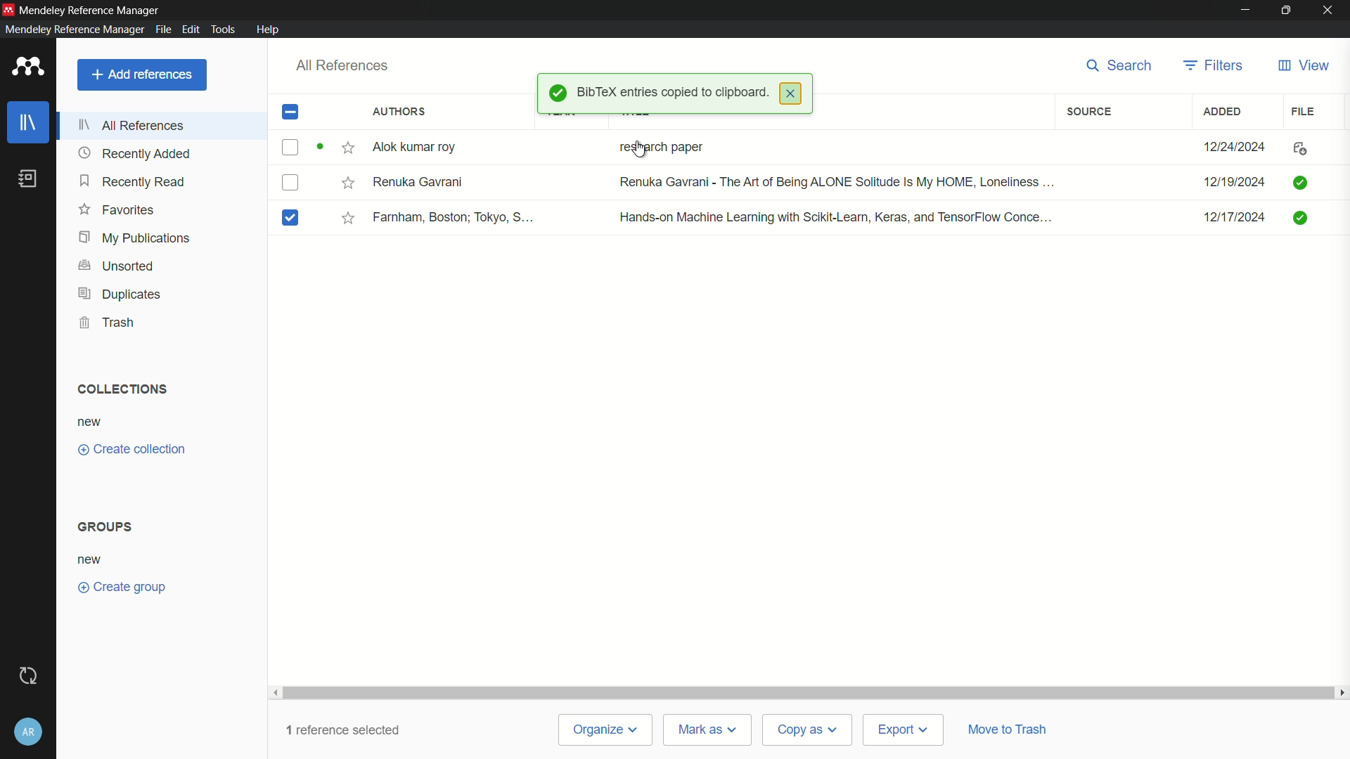 The image size is (1350, 759). Describe the element at coordinates (122, 587) in the screenshot. I see `create group` at that location.